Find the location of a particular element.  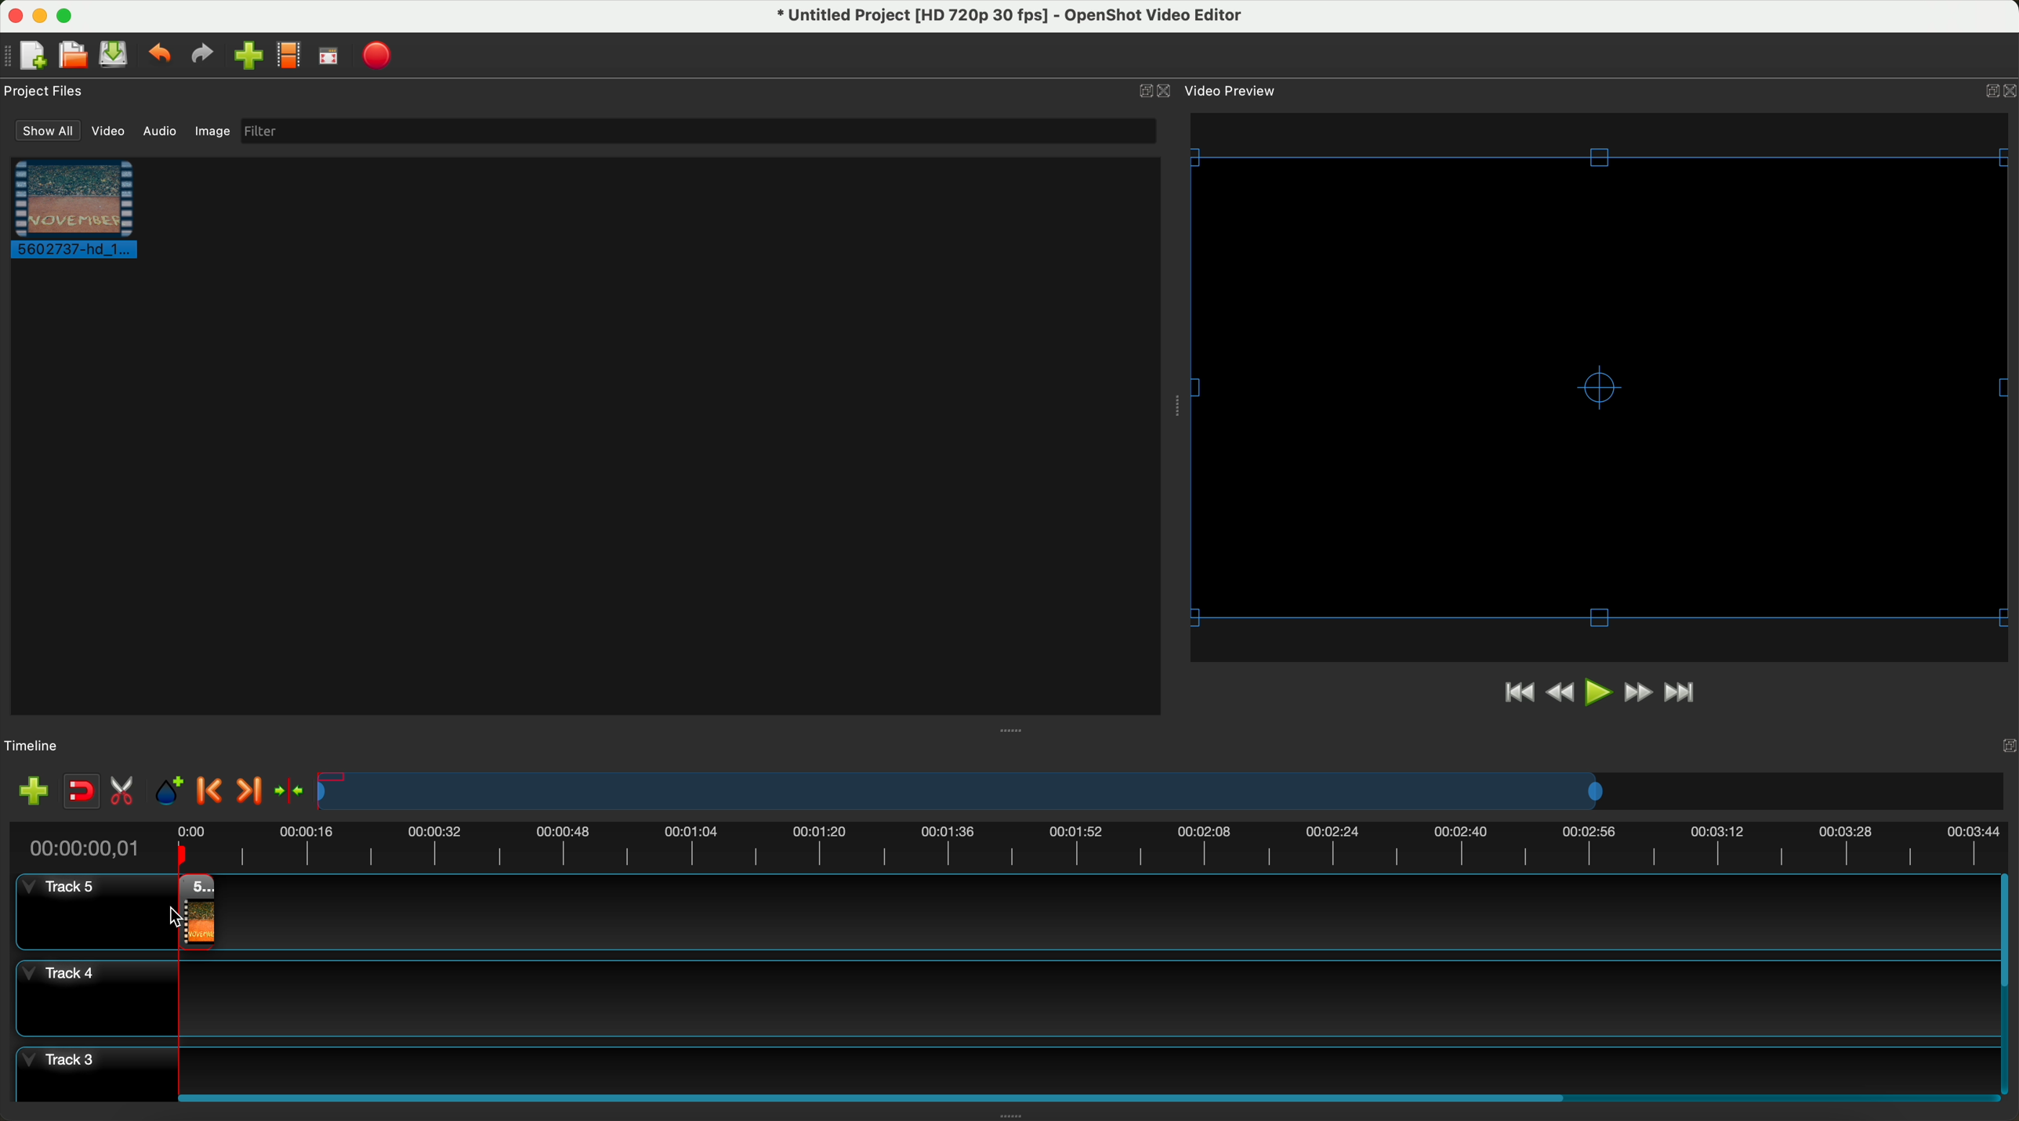

 is located at coordinates (1014, 729).